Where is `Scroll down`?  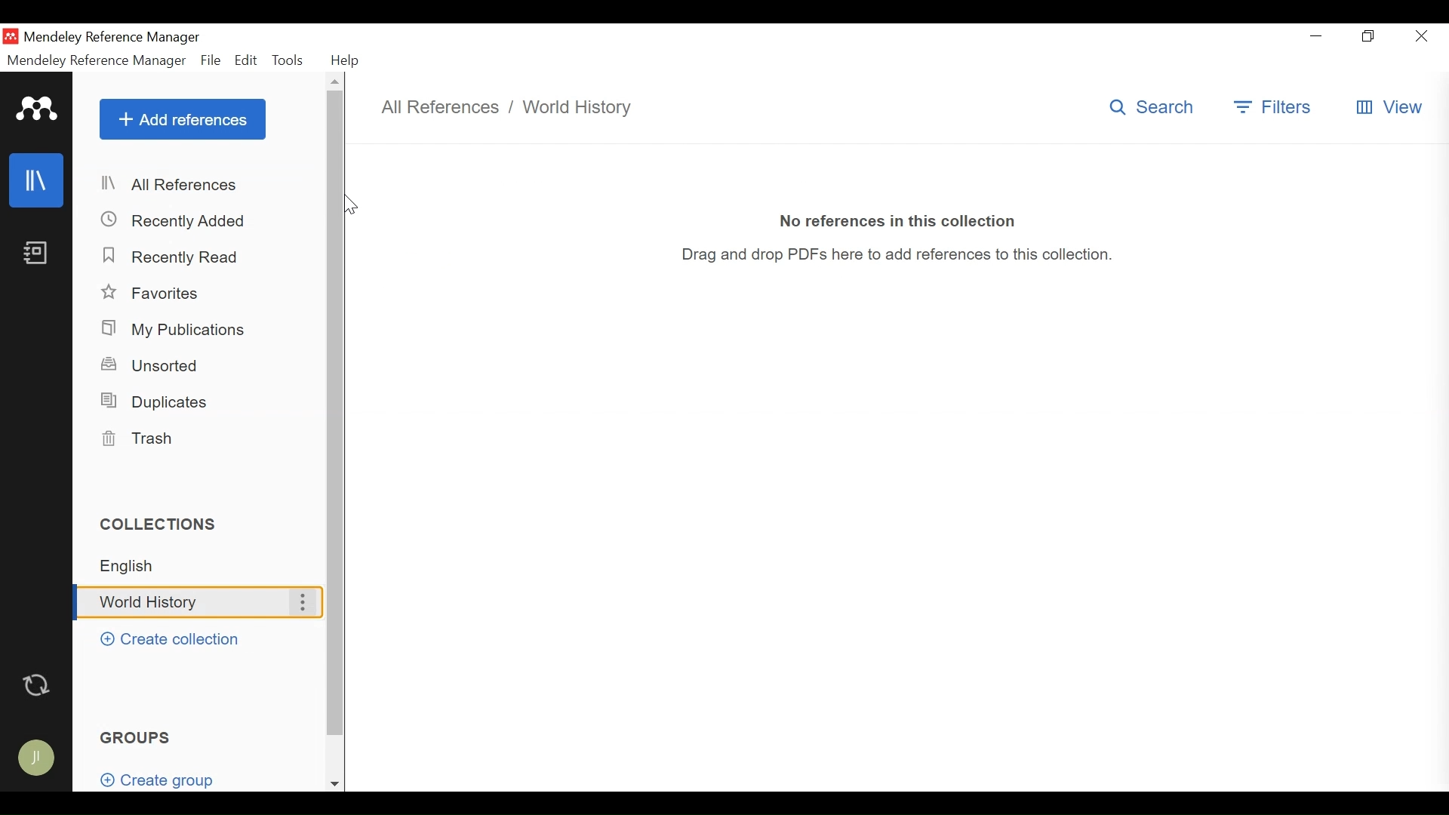 Scroll down is located at coordinates (334, 784).